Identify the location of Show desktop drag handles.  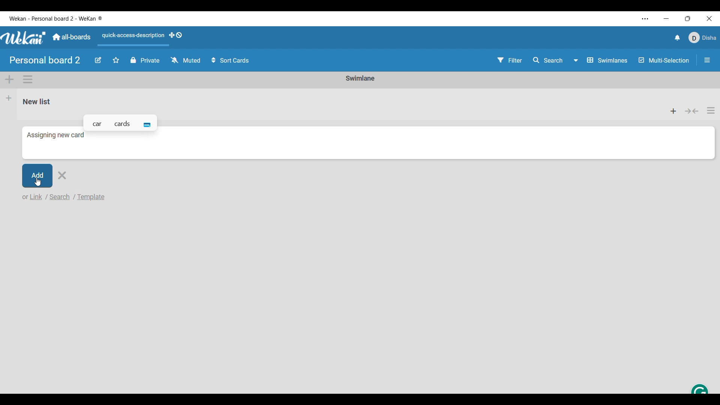
(176, 35).